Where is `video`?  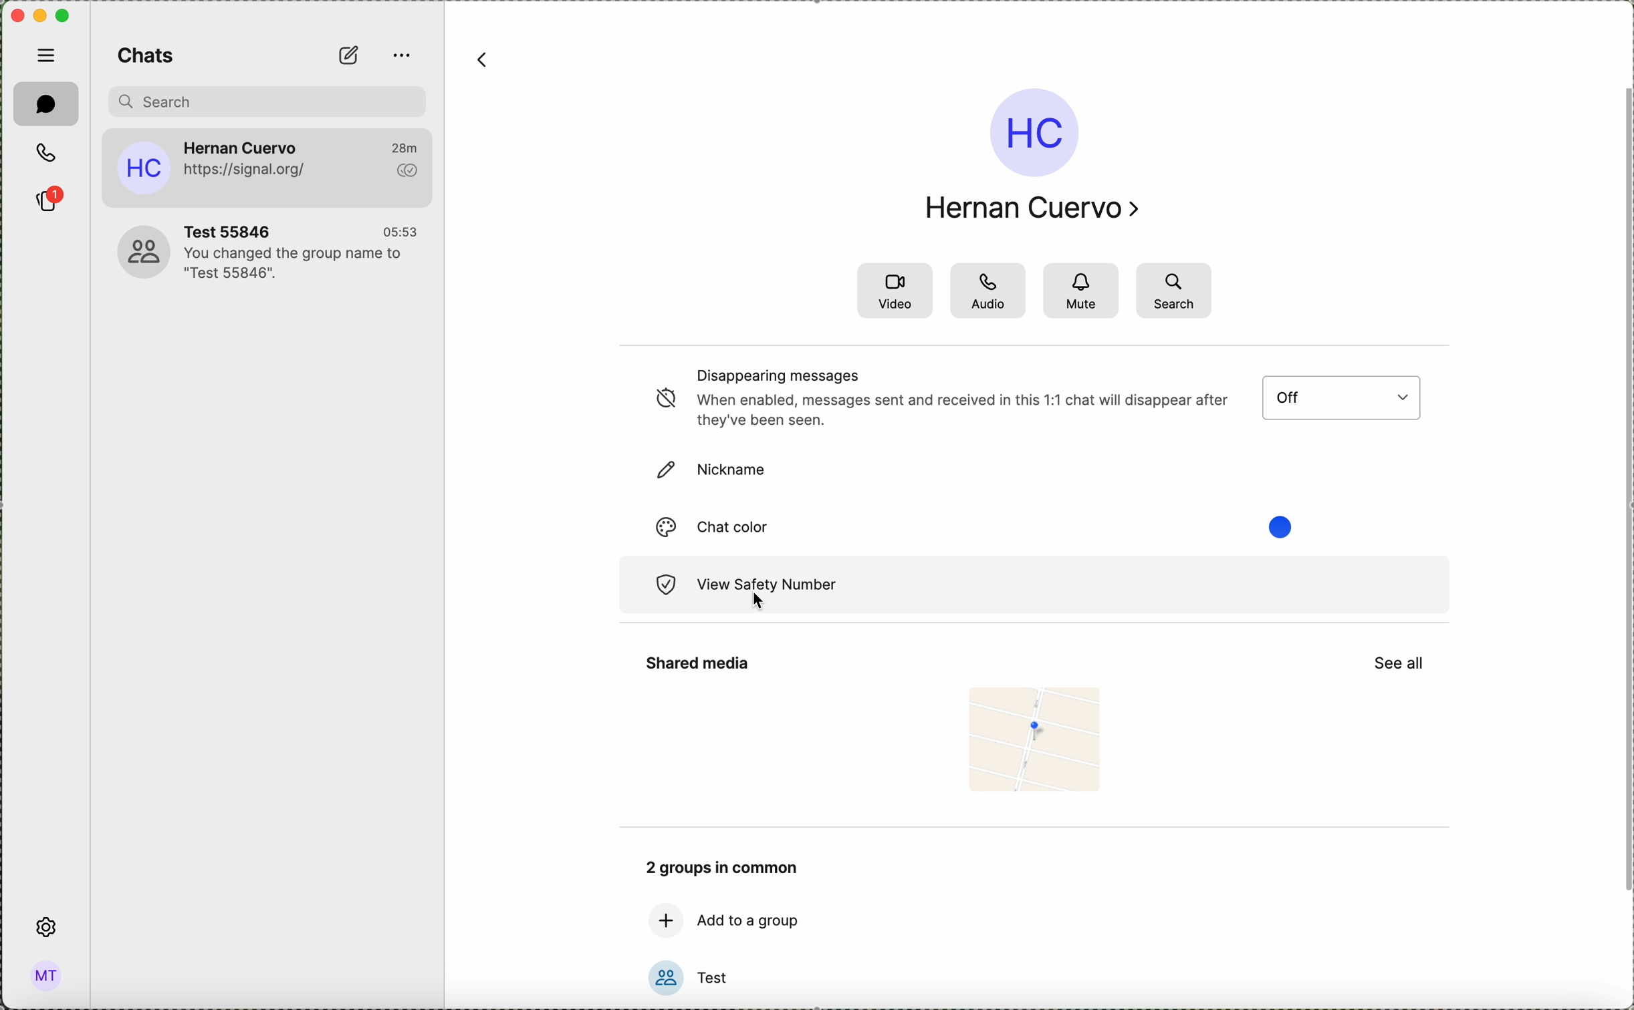
video is located at coordinates (895, 290).